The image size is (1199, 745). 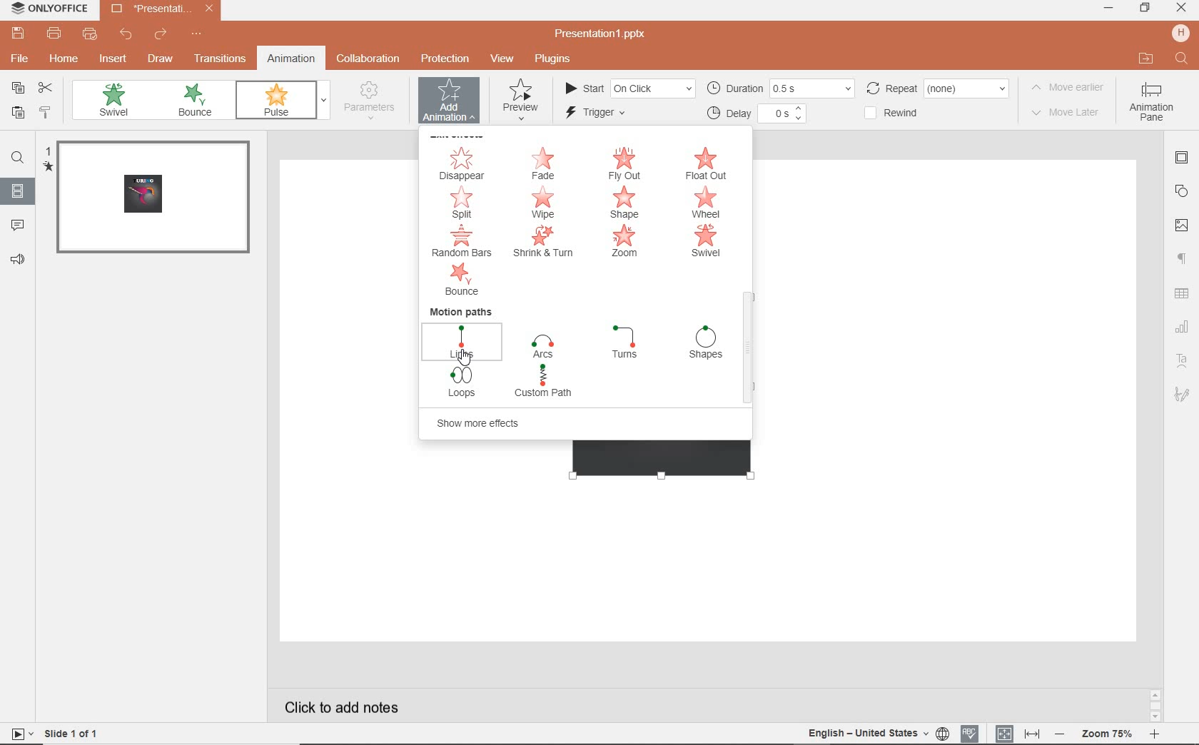 I want to click on swivel, so click(x=113, y=101).